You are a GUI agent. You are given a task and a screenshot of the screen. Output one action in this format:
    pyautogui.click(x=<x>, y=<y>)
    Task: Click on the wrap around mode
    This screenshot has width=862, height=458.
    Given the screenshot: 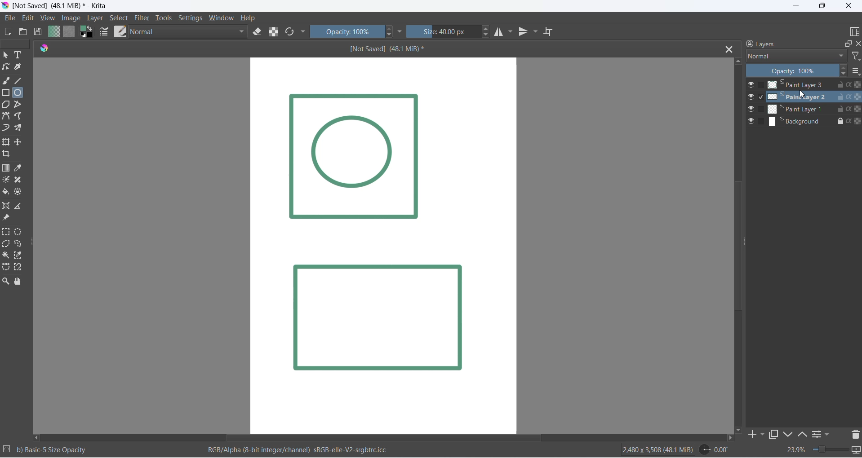 What is the action you would take?
    pyautogui.click(x=551, y=32)
    